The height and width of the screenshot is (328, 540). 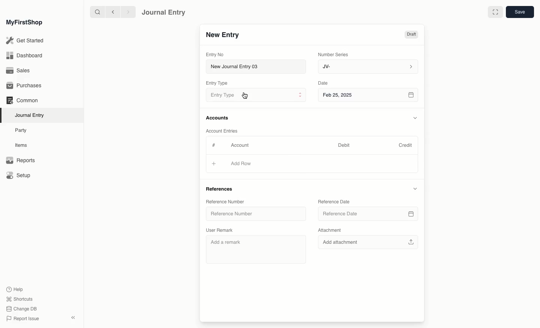 I want to click on Items, so click(x=23, y=145).